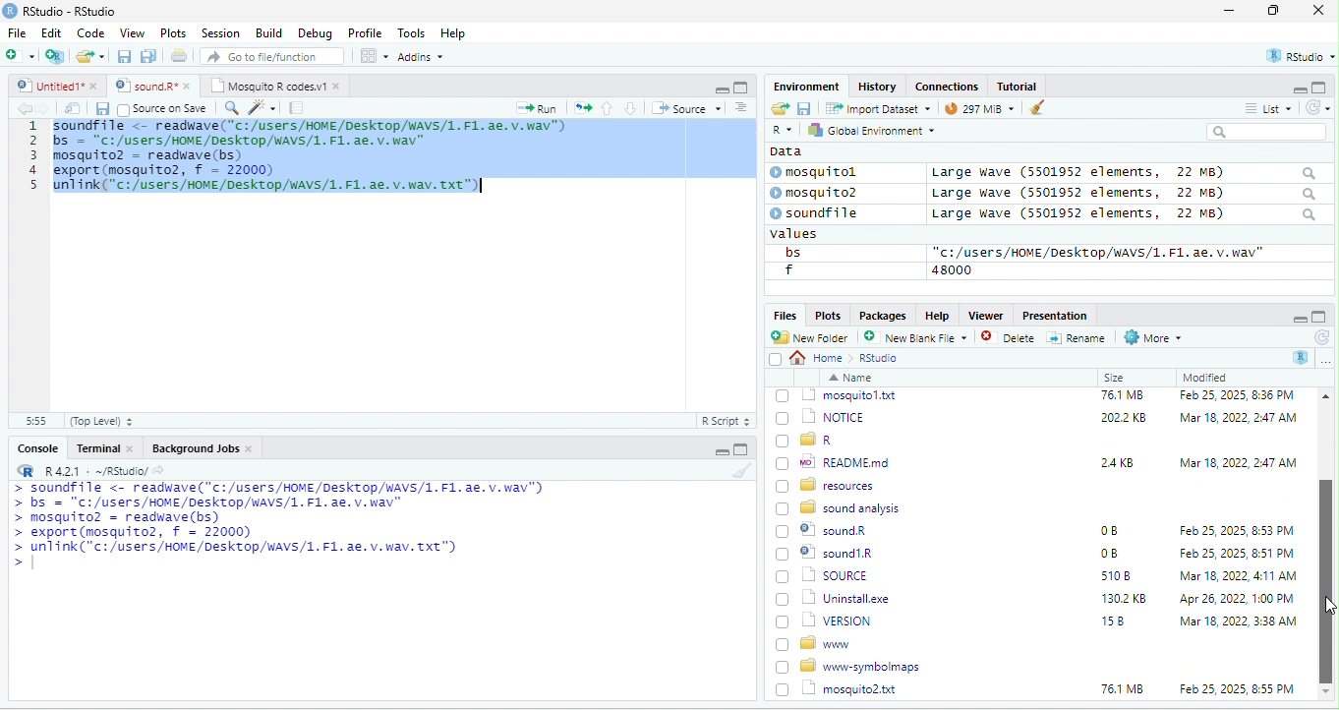 This screenshot has width=1339, height=710. I want to click on Console, so click(36, 446).